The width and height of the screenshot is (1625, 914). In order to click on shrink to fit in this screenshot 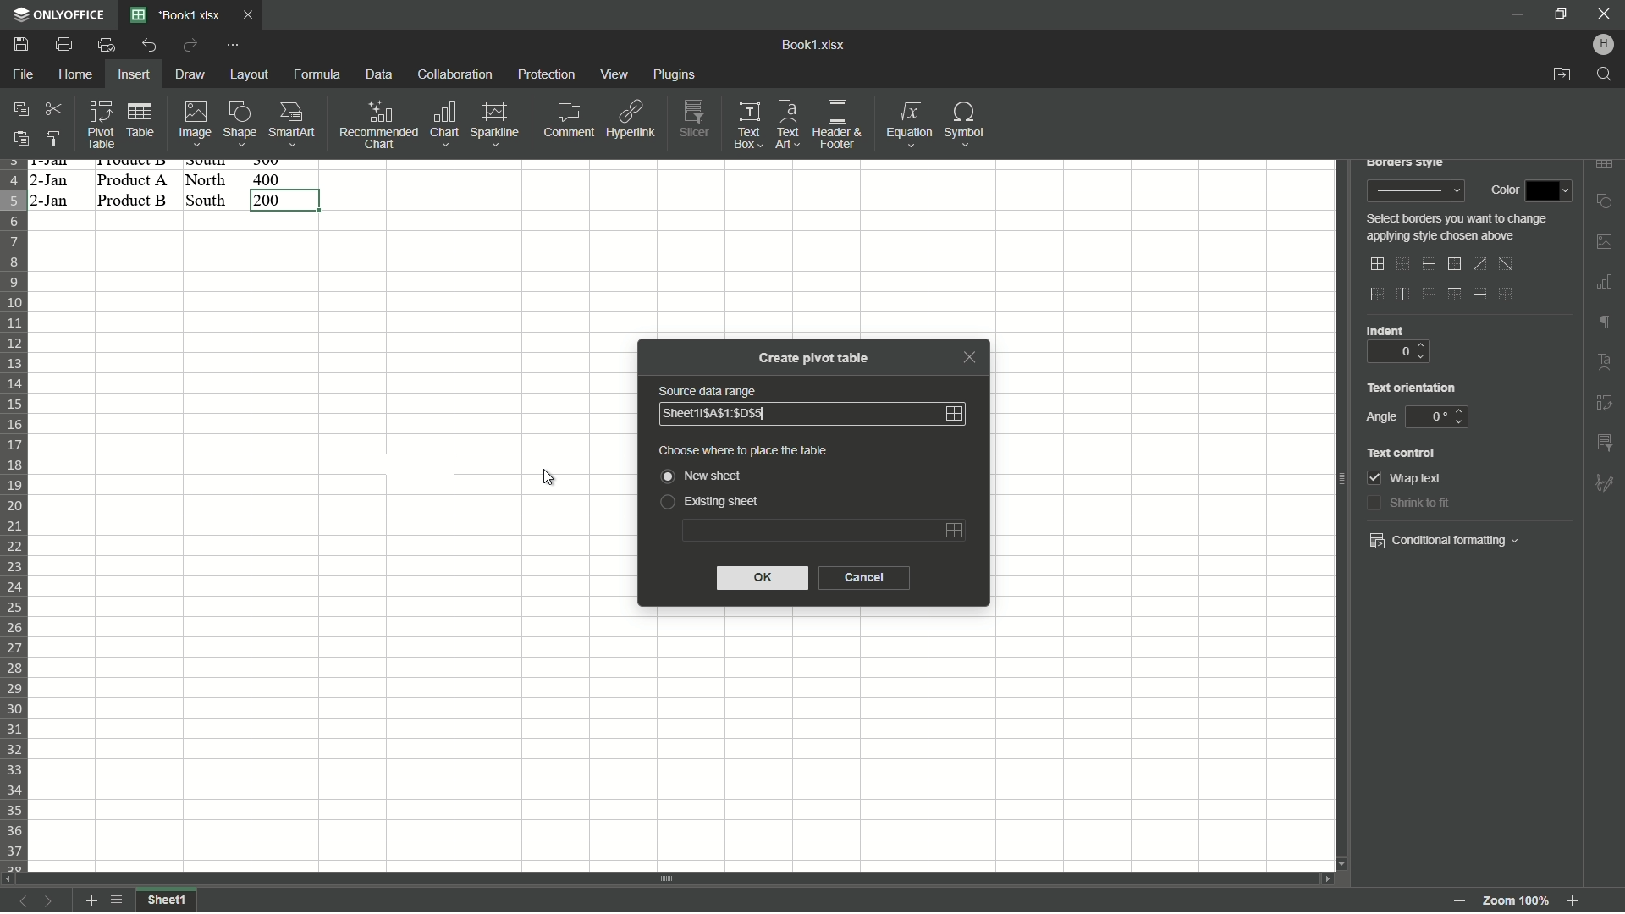, I will do `click(1408, 503)`.